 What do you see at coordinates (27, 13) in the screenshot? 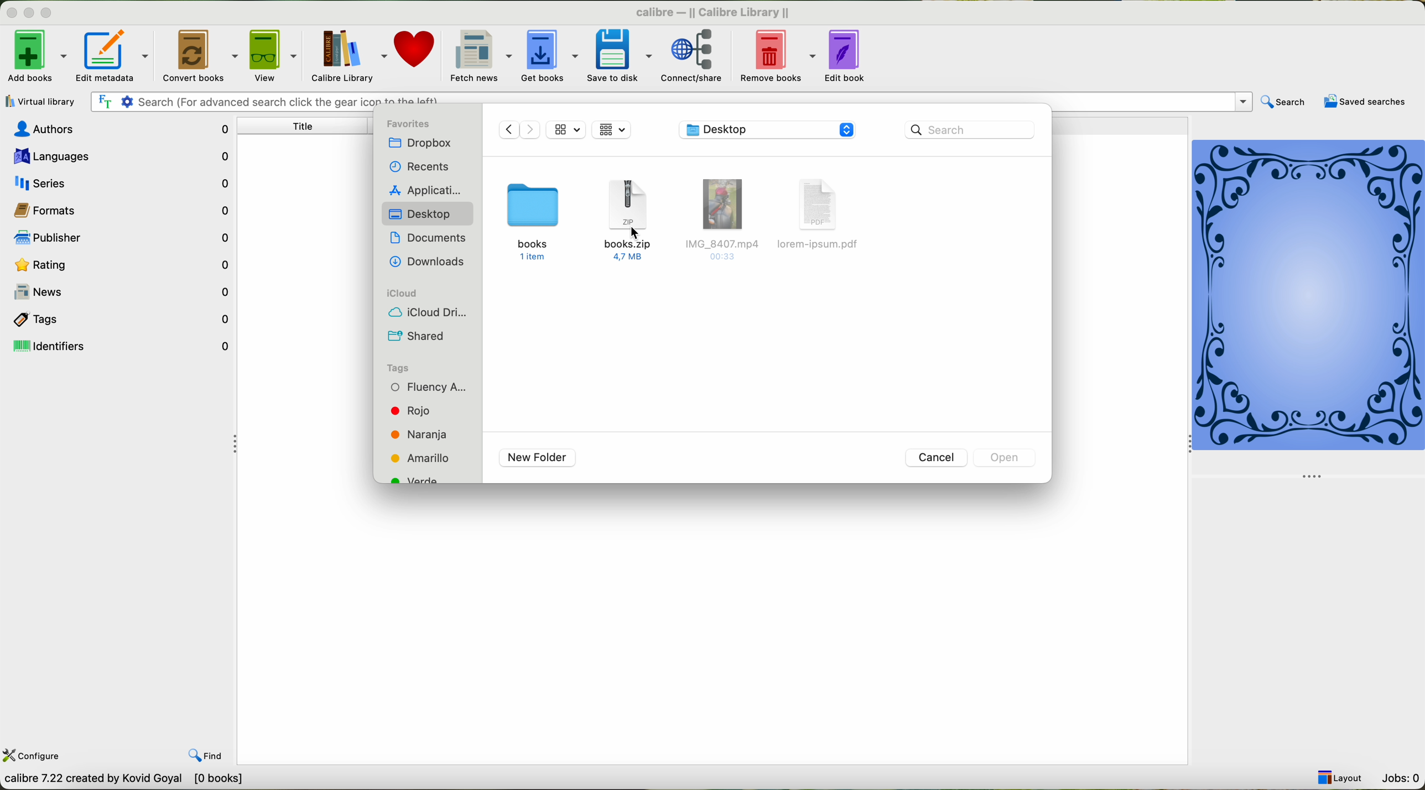
I see `minimize` at bounding box center [27, 13].